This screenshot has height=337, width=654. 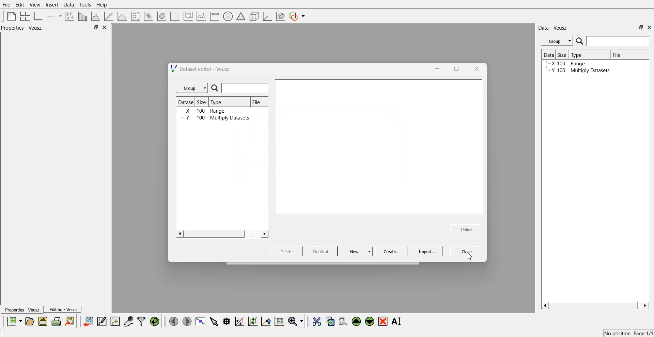 I want to click on Size, so click(x=204, y=102).